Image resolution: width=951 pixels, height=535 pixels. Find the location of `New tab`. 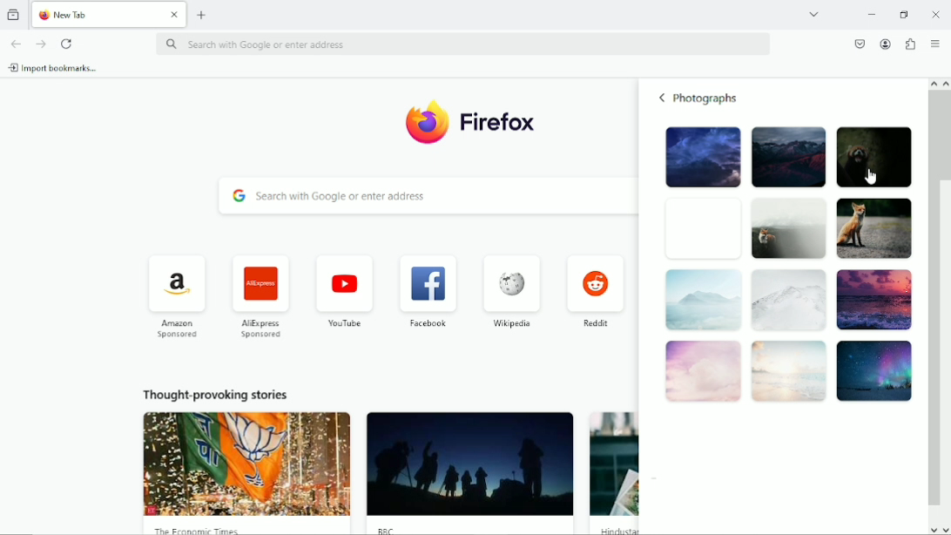

New tab is located at coordinates (203, 15).